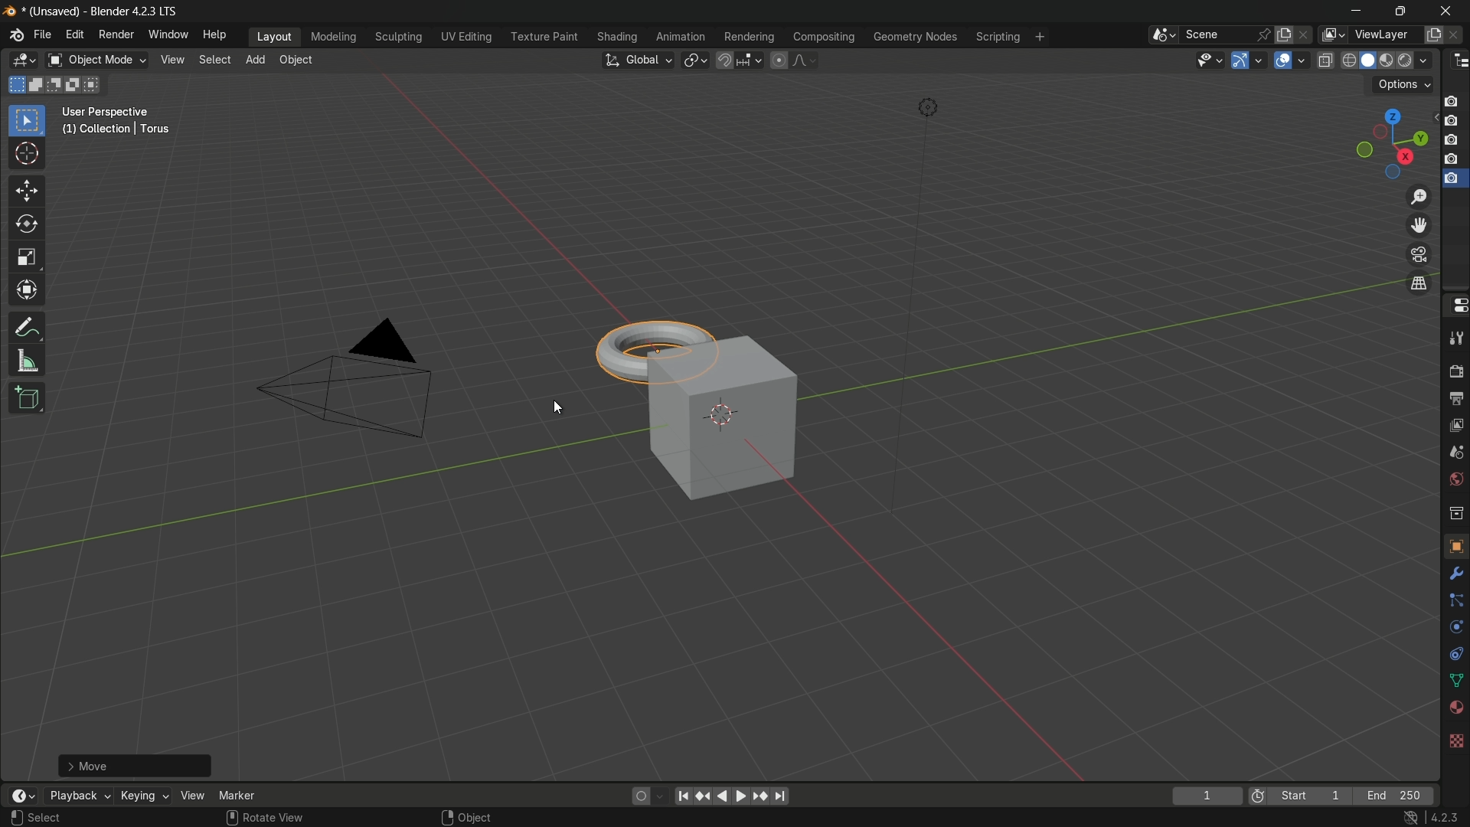  What do you see at coordinates (1207, 797) in the screenshot?
I see `1` at bounding box center [1207, 797].